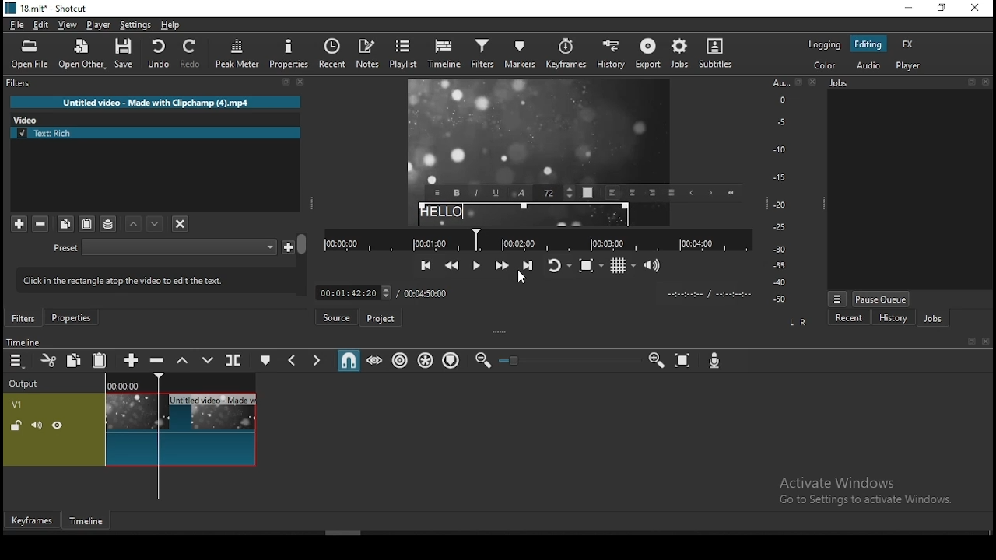  What do you see at coordinates (74, 359) in the screenshot?
I see `copy` at bounding box center [74, 359].